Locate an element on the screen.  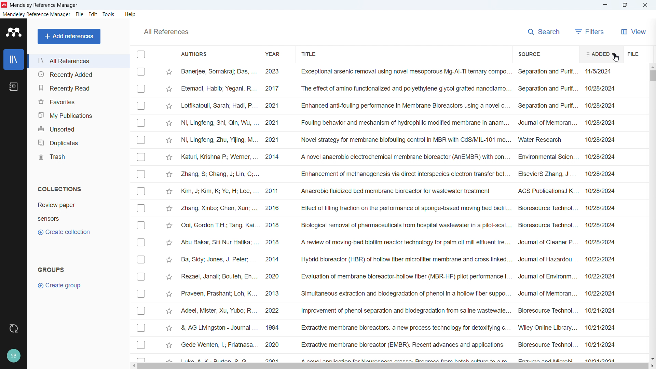
Create collection  is located at coordinates (65, 232).